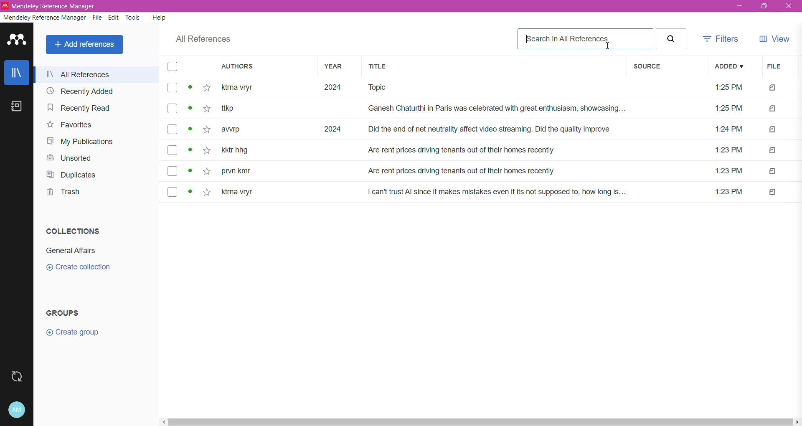 This screenshot has width=802, height=426. Describe the element at coordinates (172, 129) in the screenshot. I see `select file` at that location.